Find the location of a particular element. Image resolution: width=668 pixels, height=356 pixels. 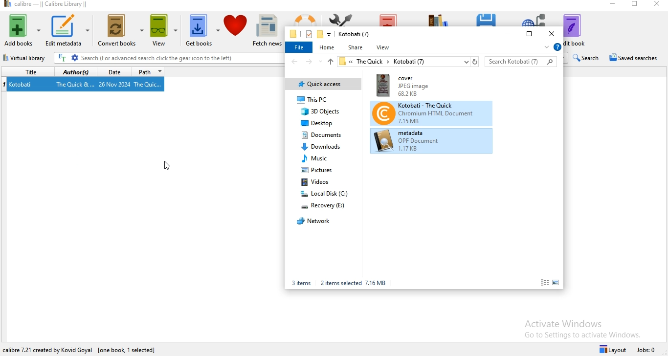

Jobs: 0 is located at coordinates (647, 349).